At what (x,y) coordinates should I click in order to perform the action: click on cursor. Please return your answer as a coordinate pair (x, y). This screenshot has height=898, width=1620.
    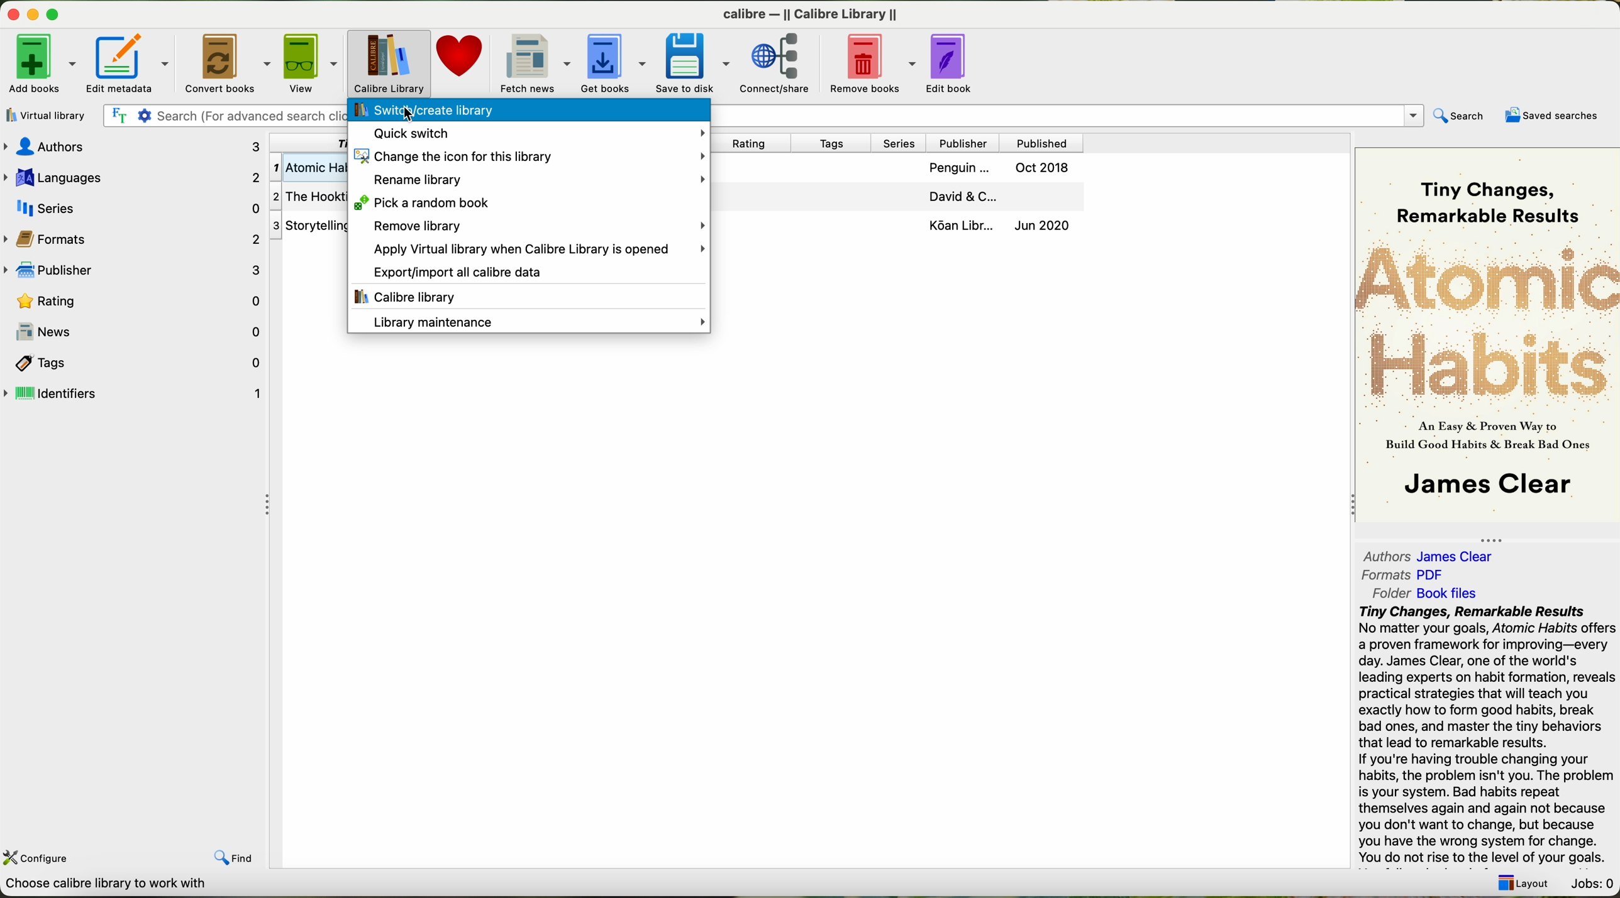
    Looking at the image, I should click on (411, 115).